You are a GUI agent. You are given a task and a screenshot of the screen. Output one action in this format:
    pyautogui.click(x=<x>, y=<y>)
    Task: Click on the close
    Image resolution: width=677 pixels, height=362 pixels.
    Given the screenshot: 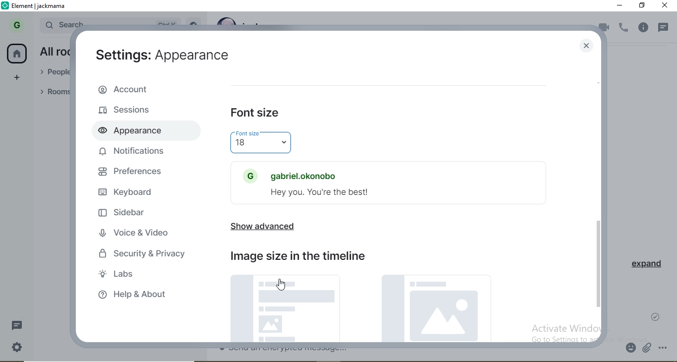 What is the action you would take?
    pyautogui.click(x=587, y=46)
    